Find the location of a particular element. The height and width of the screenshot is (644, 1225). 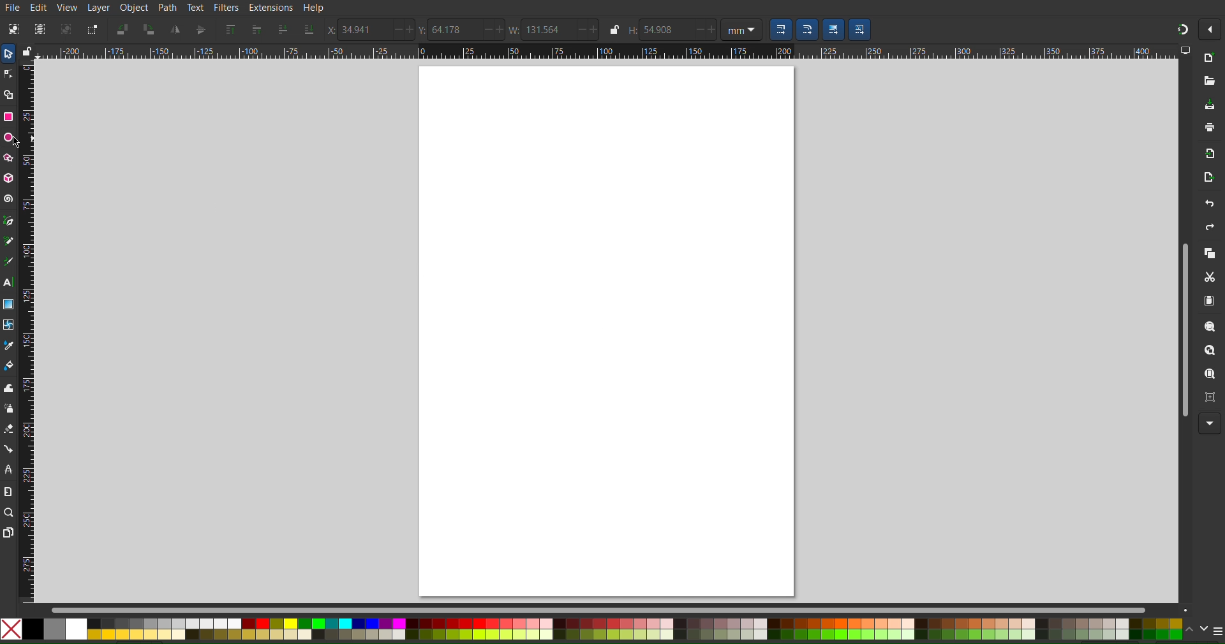

increase/decrease is located at coordinates (588, 29).